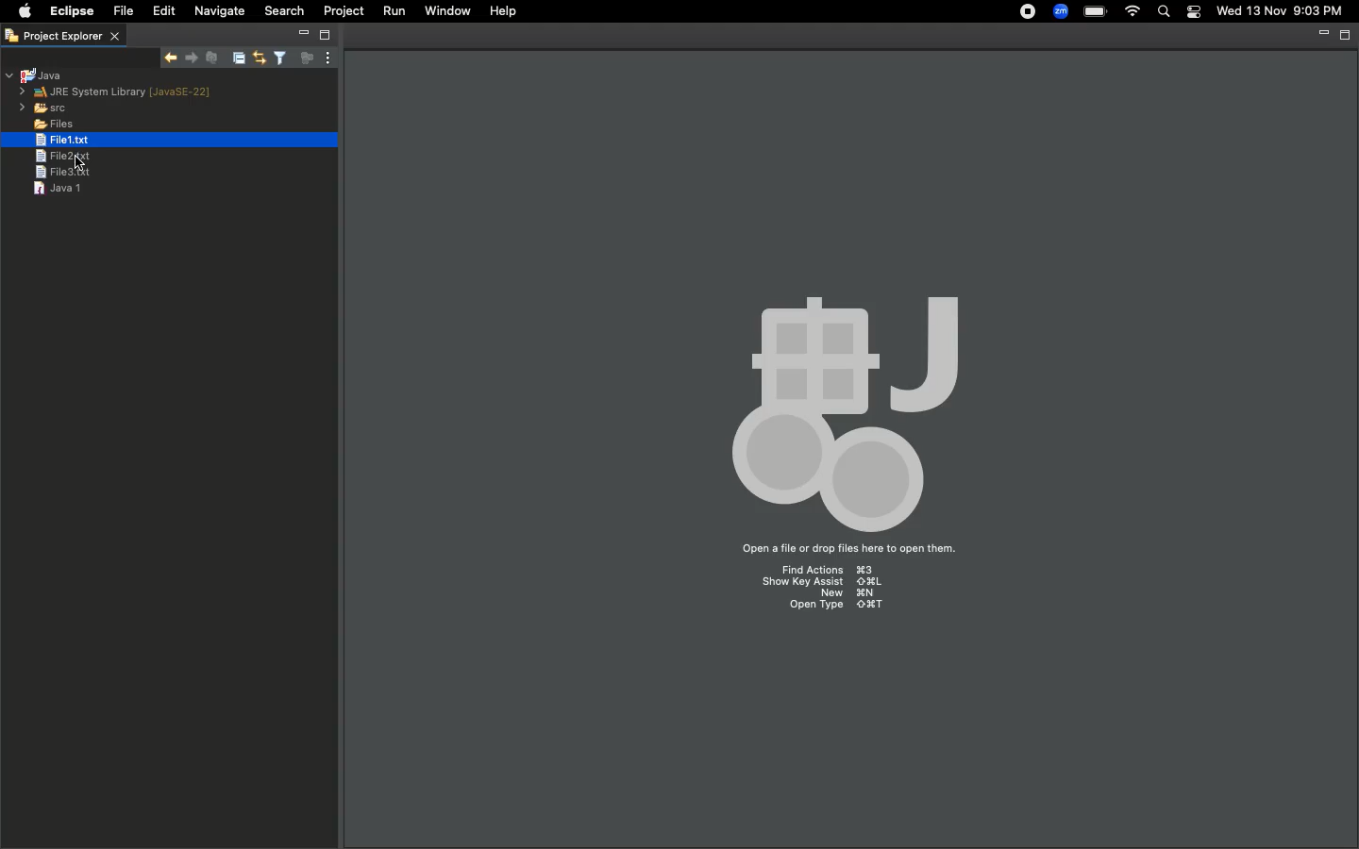 This screenshot has width=1359, height=849. I want to click on Icon, so click(844, 398).